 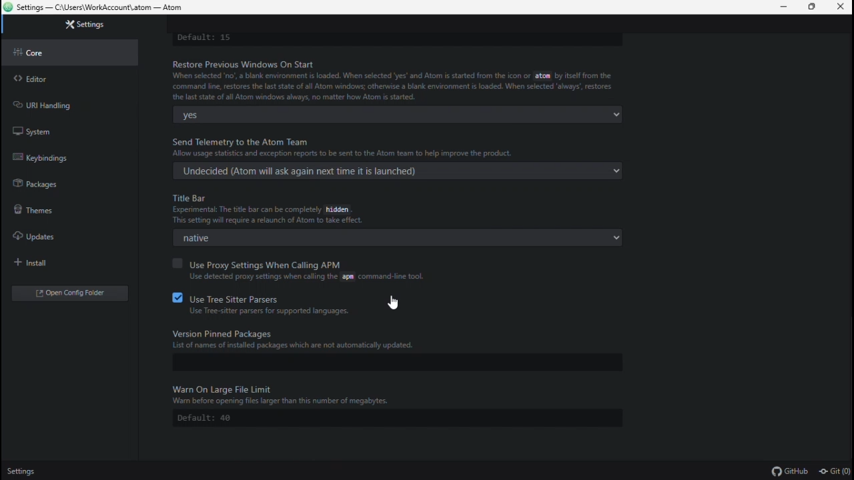 I want to click on default, so click(x=388, y=418).